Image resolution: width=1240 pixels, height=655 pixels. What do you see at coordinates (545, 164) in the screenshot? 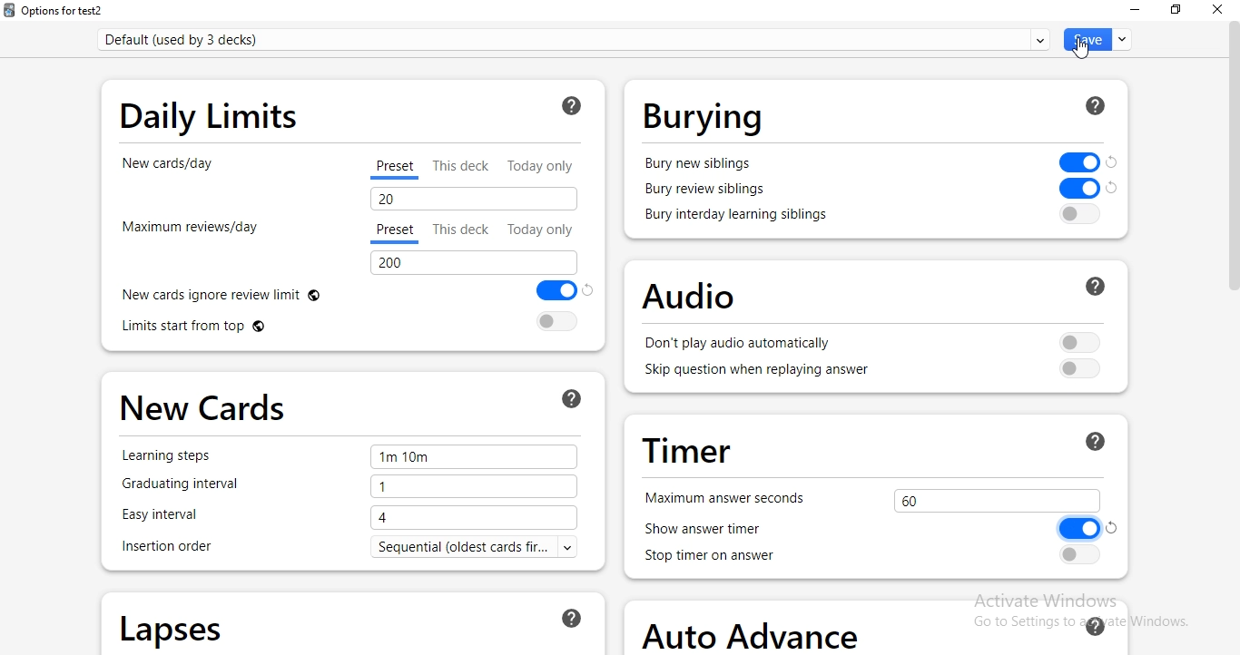
I see `today only` at bounding box center [545, 164].